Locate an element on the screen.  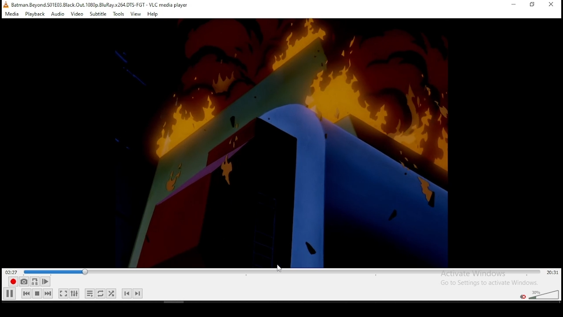
minimize is located at coordinates (513, 4).